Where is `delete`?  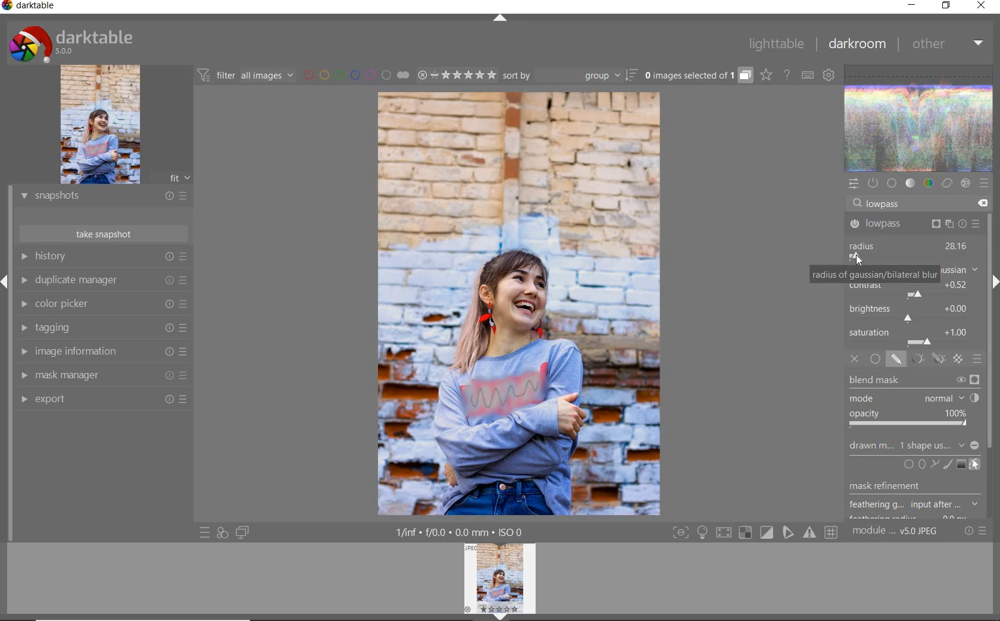
delete is located at coordinates (980, 202).